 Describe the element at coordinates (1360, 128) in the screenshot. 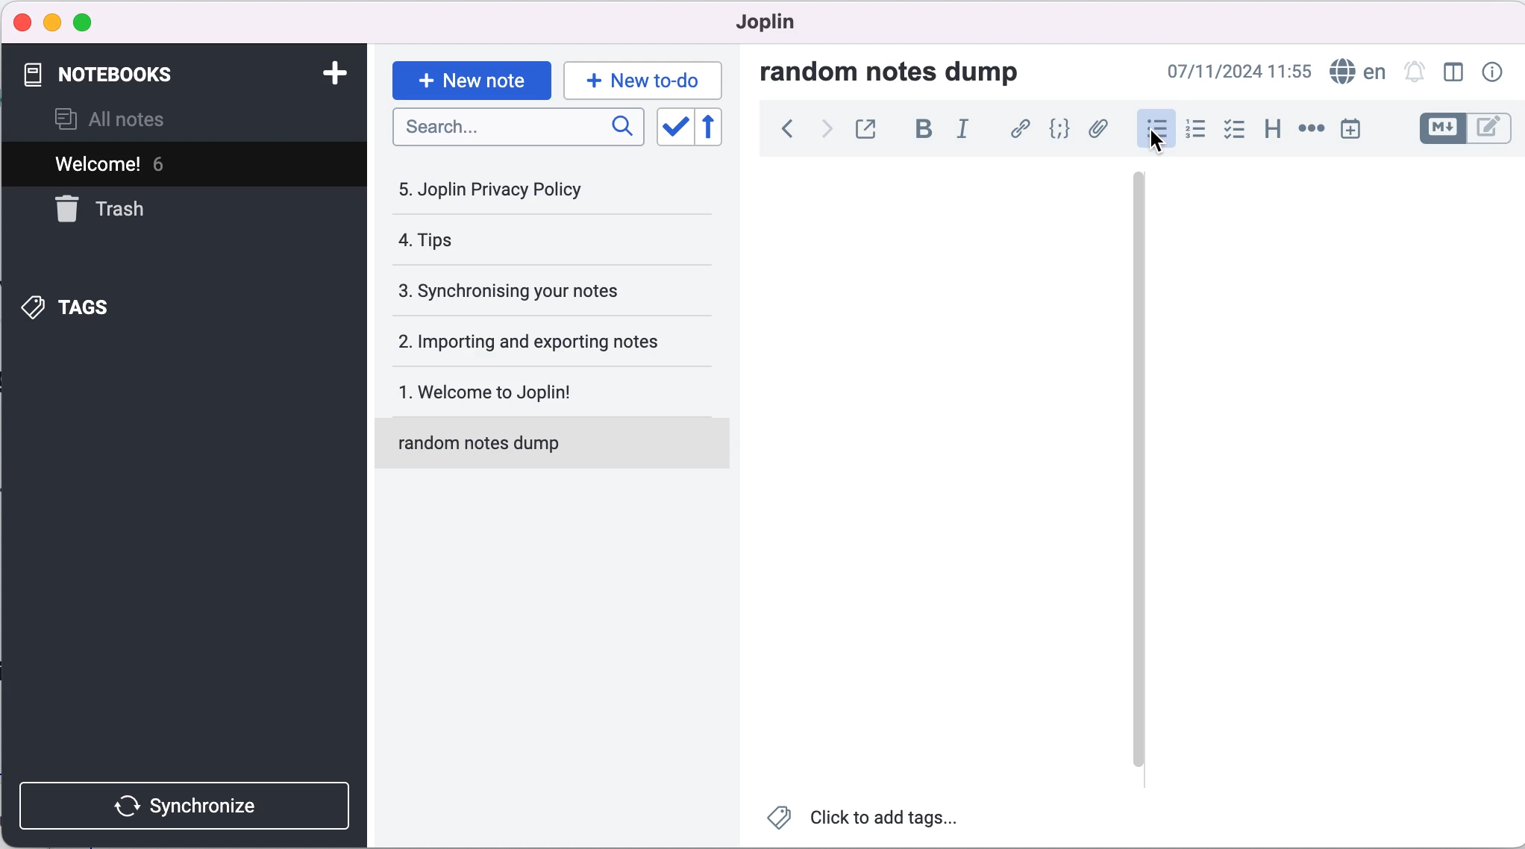

I see `insert time` at that location.